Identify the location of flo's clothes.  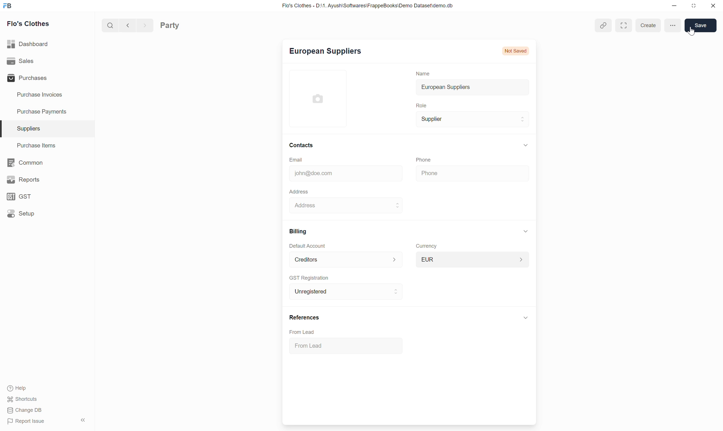
(29, 24).